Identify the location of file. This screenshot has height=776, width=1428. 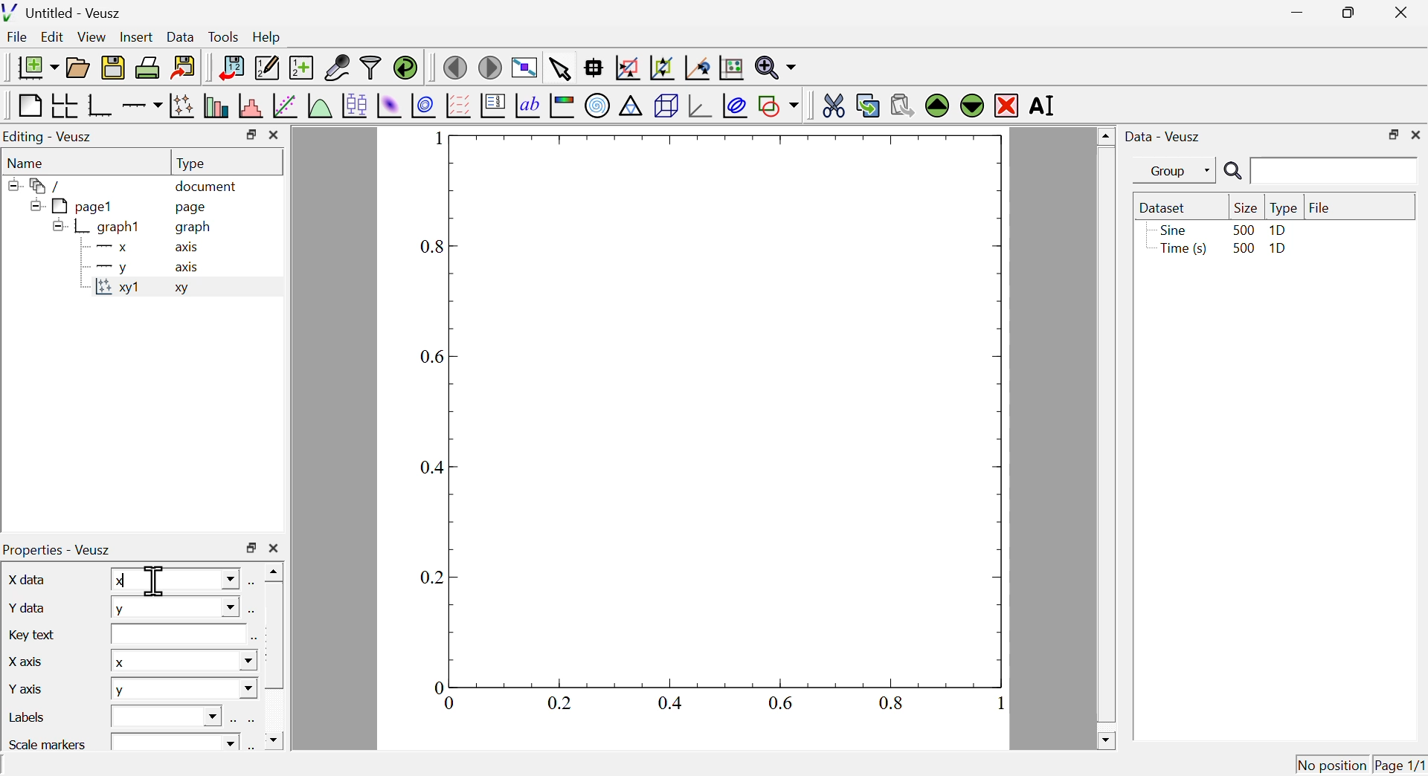
(19, 39).